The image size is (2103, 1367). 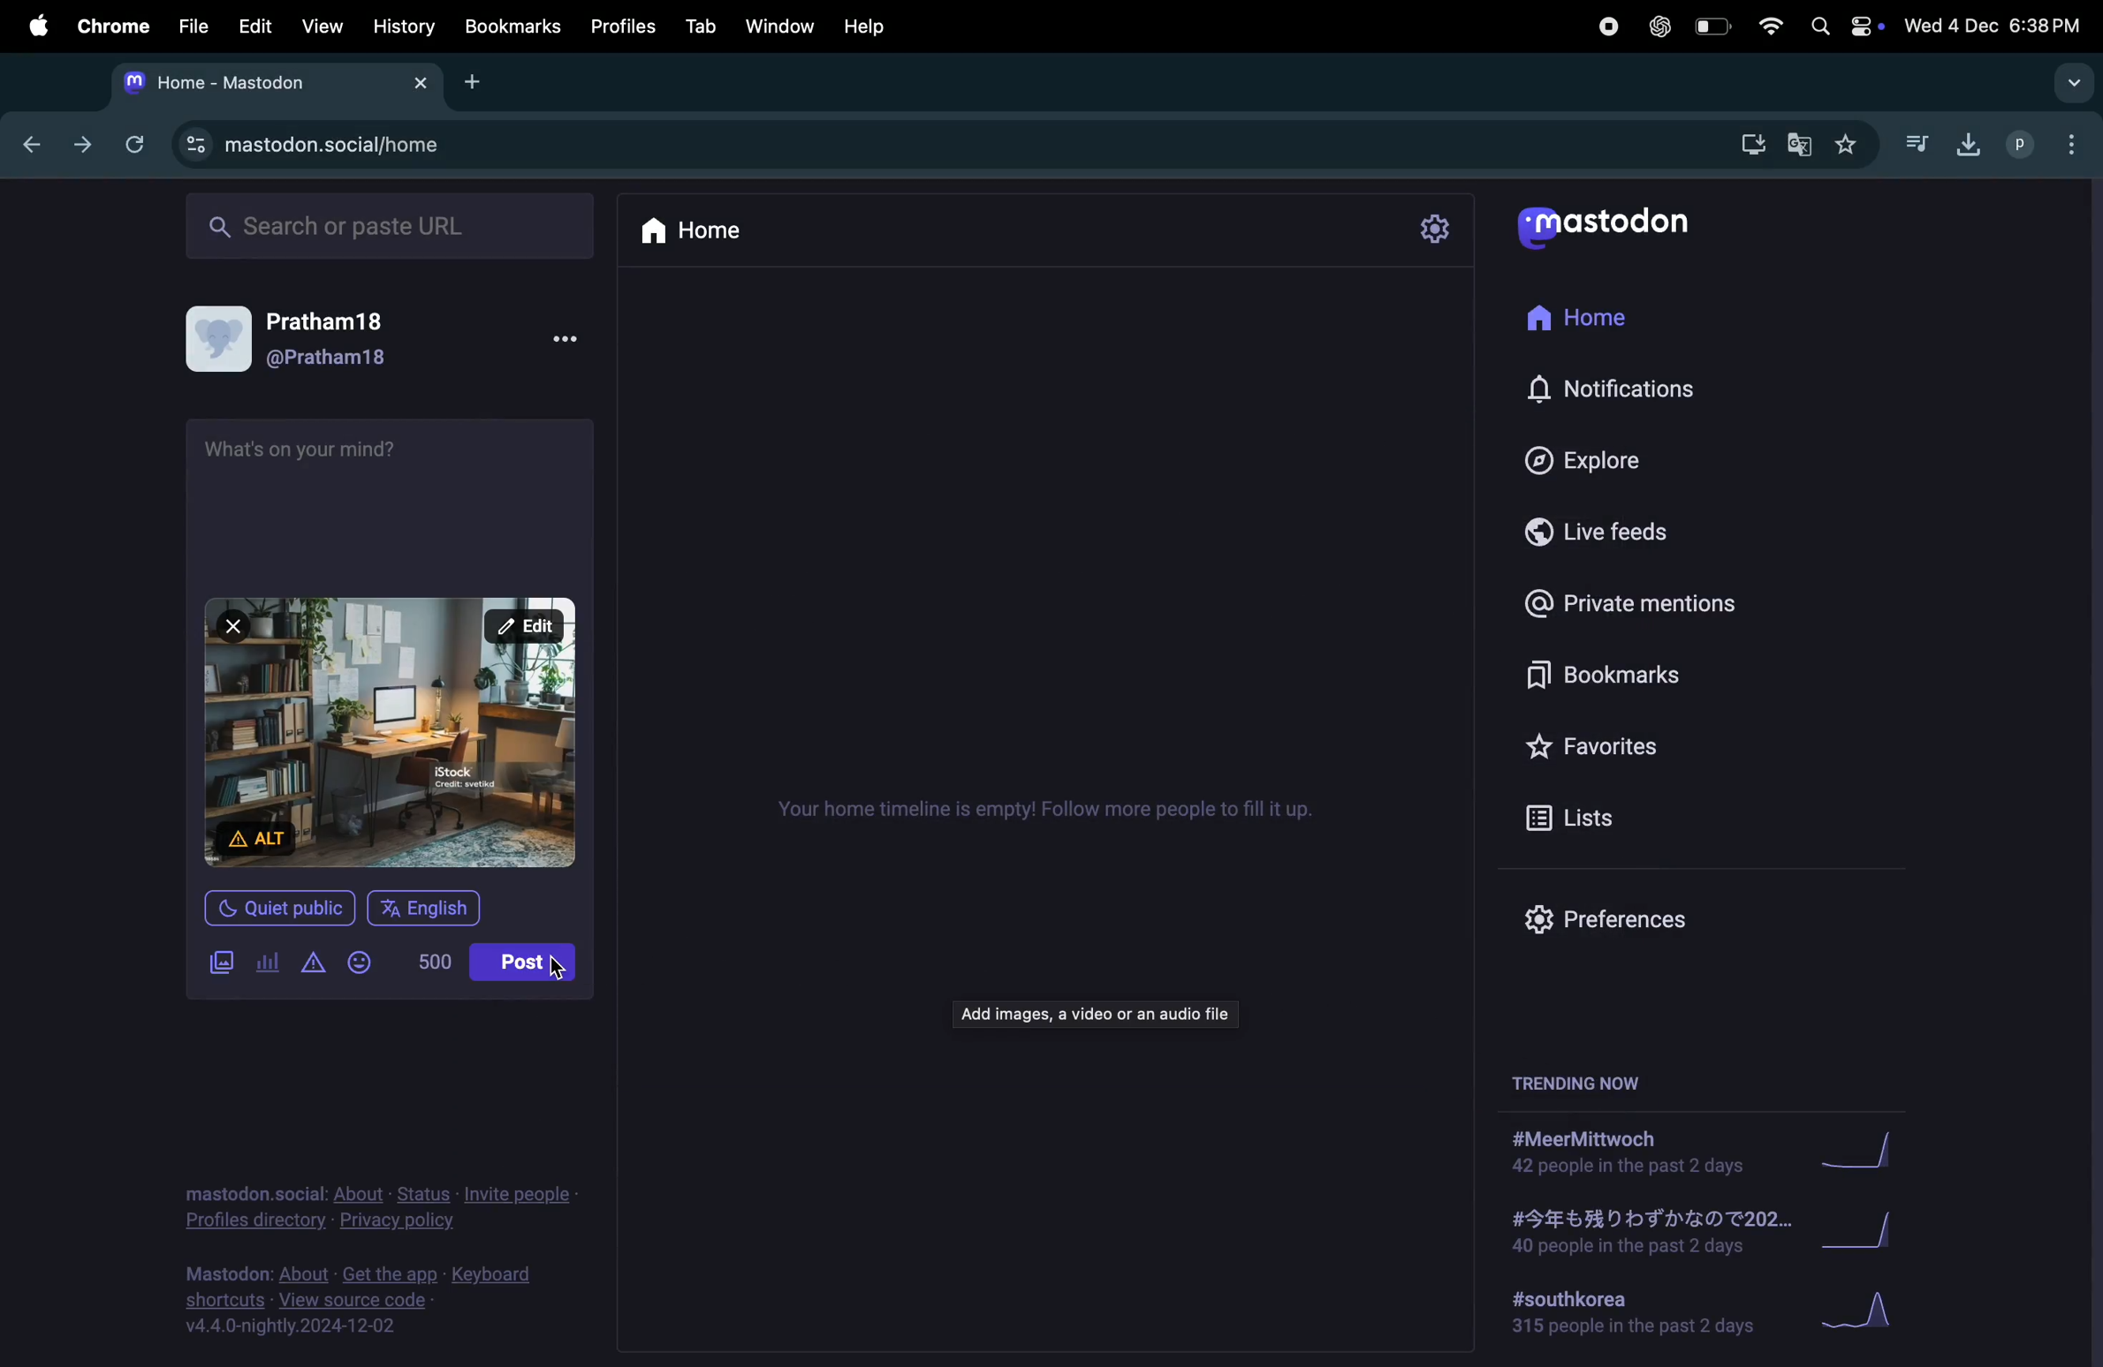 I want to click on , so click(x=399, y=732).